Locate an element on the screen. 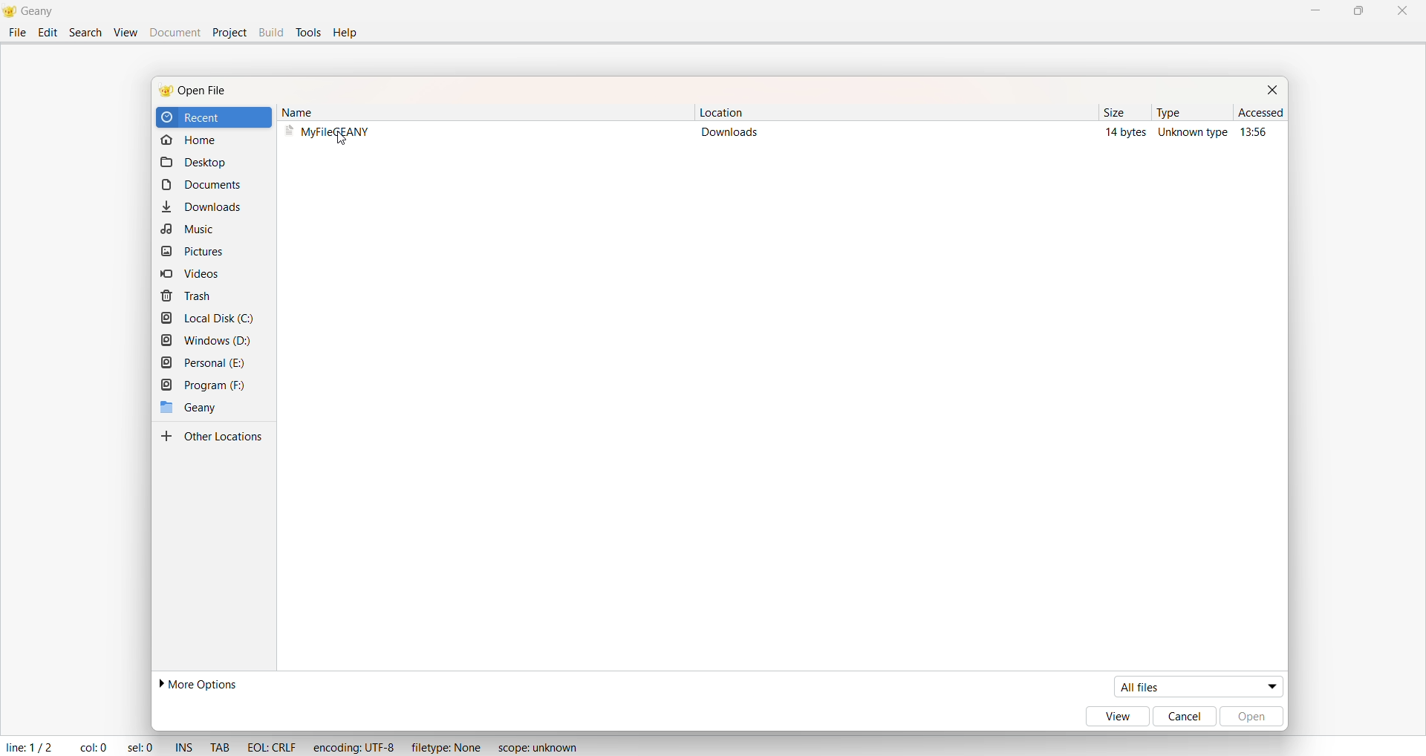  Logo is located at coordinates (9, 12).